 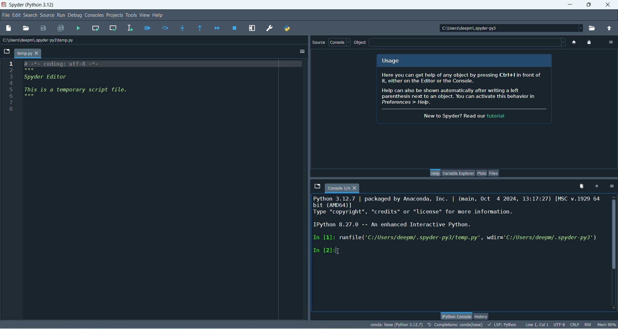 I want to click on step into function, so click(x=183, y=28).